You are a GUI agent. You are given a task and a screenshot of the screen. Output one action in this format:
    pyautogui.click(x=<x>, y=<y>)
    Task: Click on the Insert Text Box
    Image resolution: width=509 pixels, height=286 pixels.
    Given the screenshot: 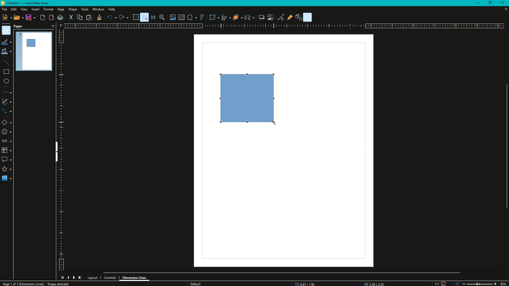 What is the action you would take?
    pyautogui.click(x=181, y=17)
    